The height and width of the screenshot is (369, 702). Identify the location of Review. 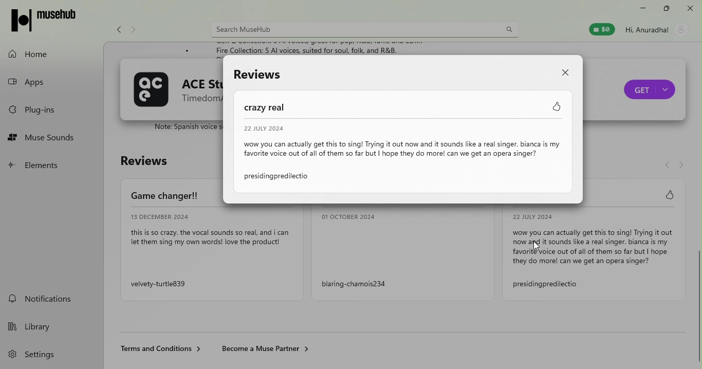
(398, 161).